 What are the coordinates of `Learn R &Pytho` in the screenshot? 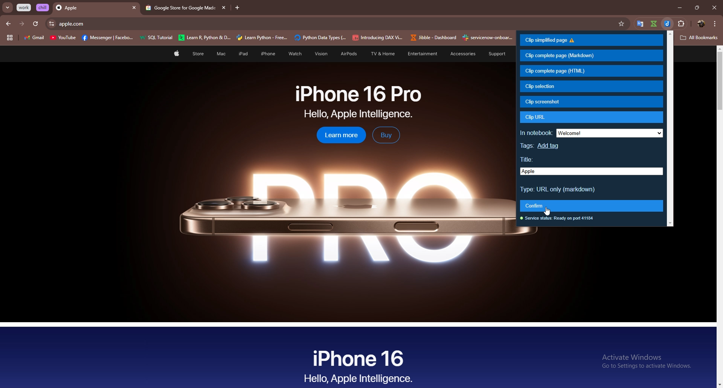 It's located at (205, 38).